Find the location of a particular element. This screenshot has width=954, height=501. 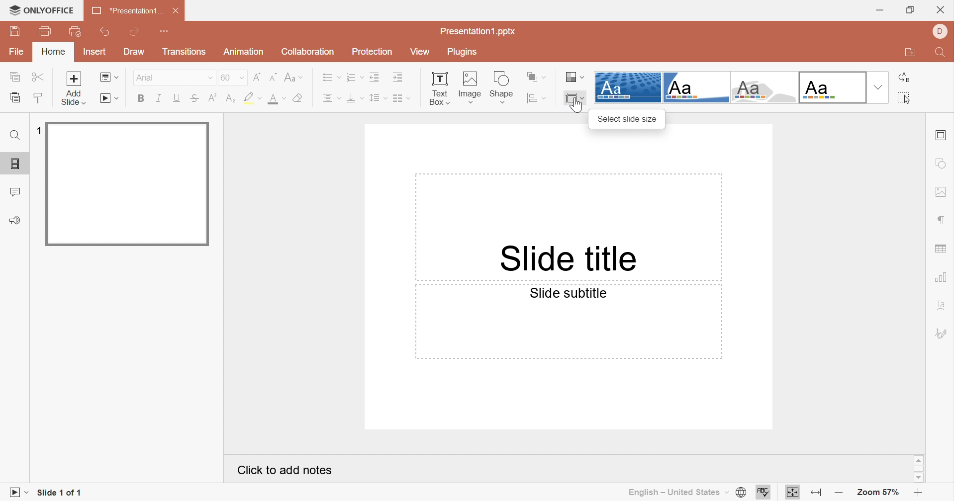

Collaboration is located at coordinates (309, 51).